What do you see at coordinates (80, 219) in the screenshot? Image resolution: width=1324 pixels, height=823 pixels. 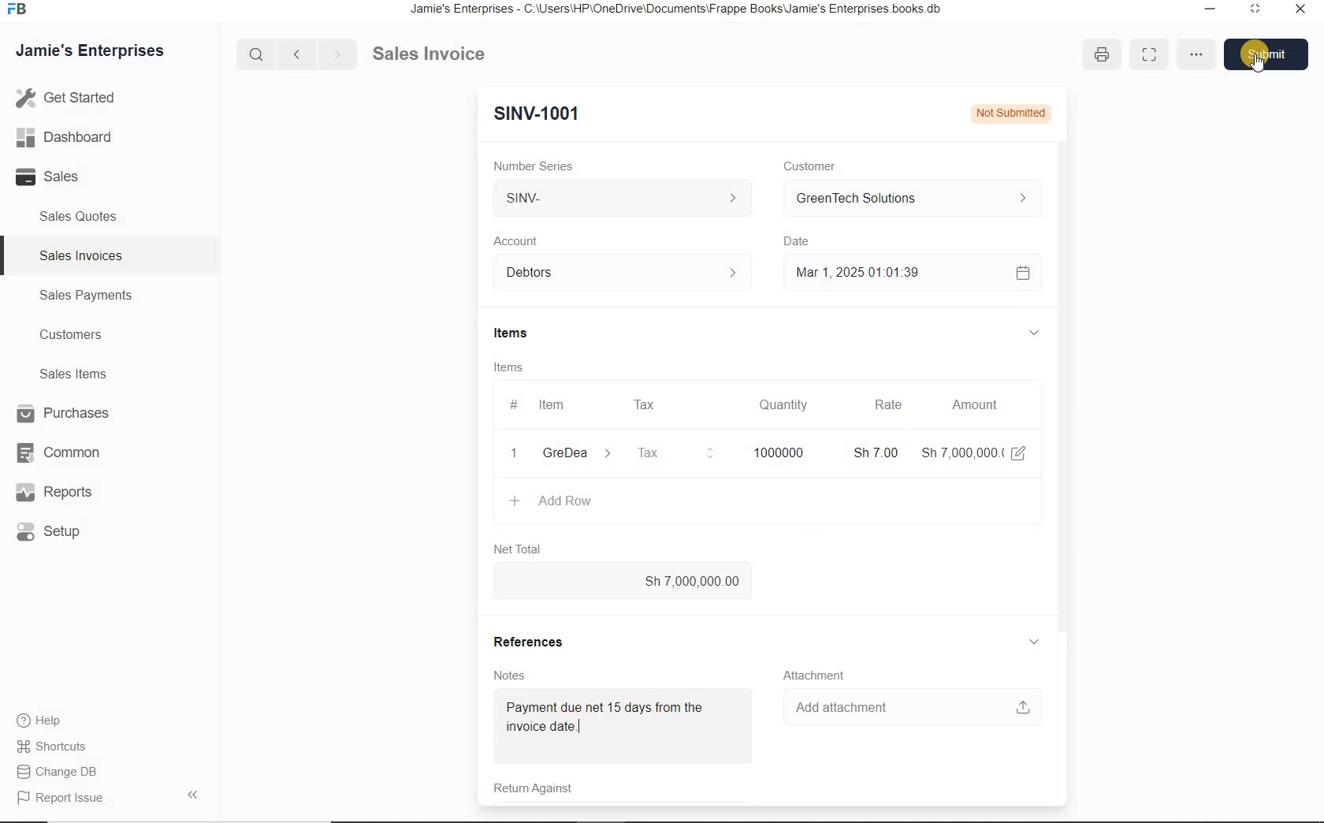 I see `Sales Quotes` at bounding box center [80, 219].